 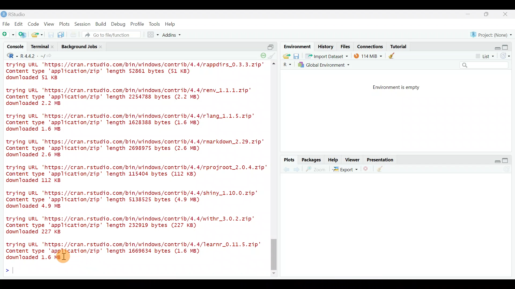 I want to click on History, so click(x=326, y=46).